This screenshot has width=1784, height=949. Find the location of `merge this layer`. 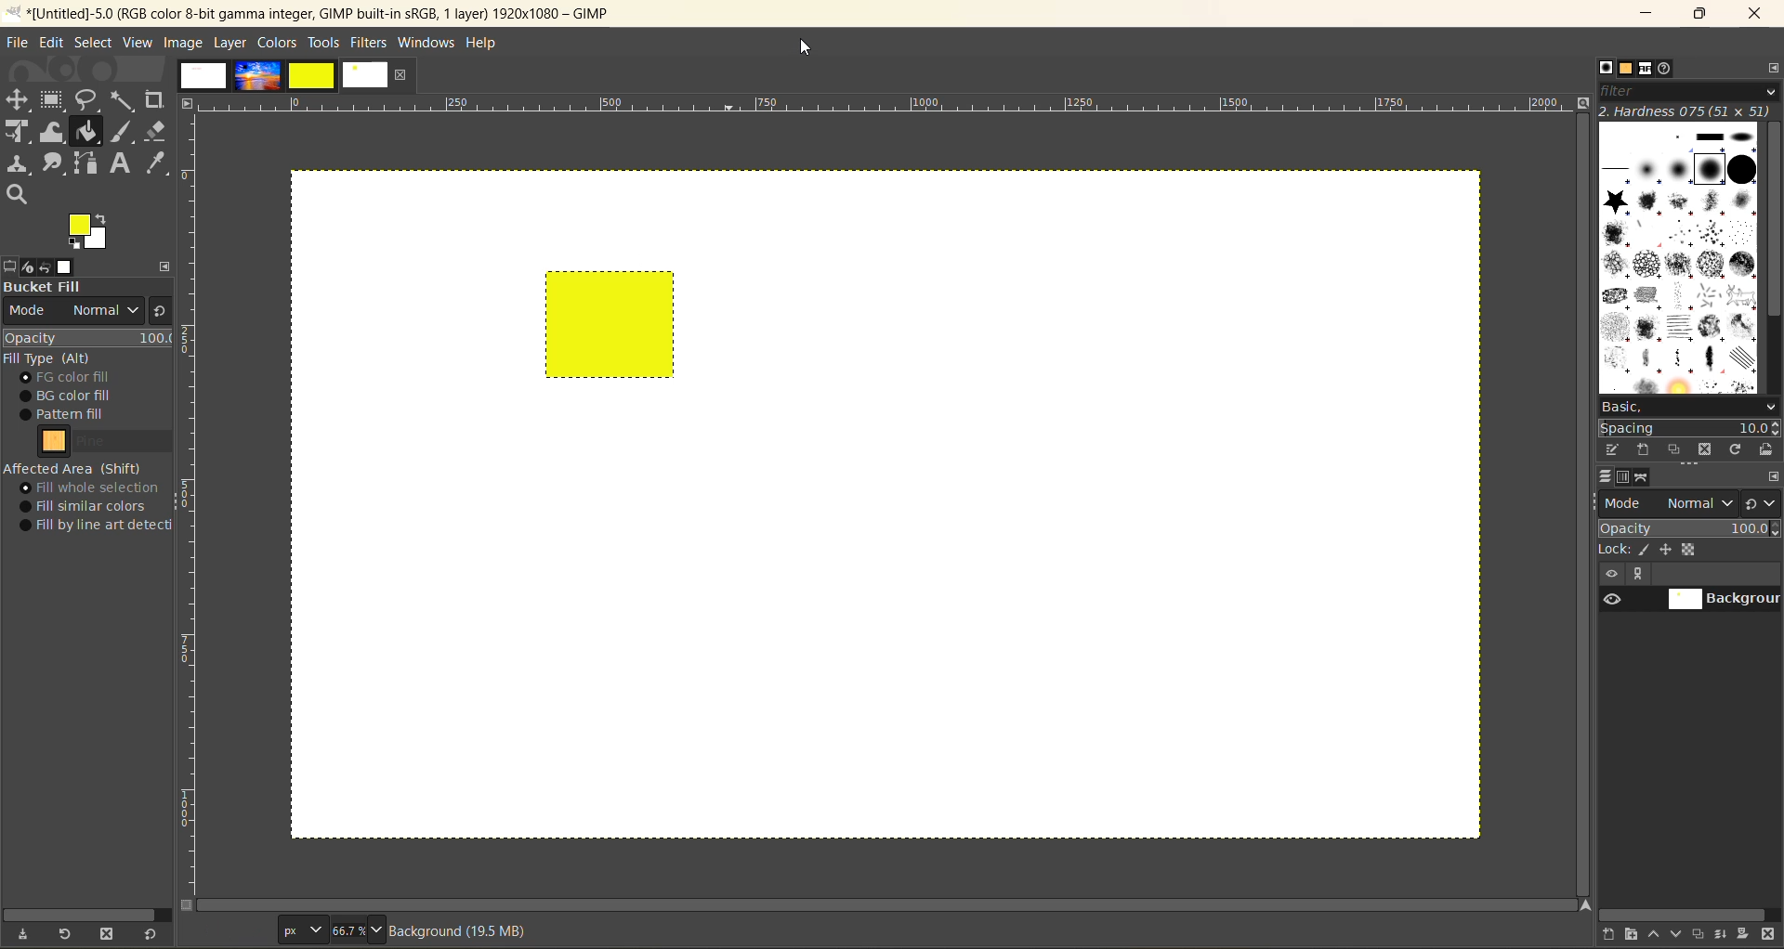

merge this layer is located at coordinates (1726, 934).